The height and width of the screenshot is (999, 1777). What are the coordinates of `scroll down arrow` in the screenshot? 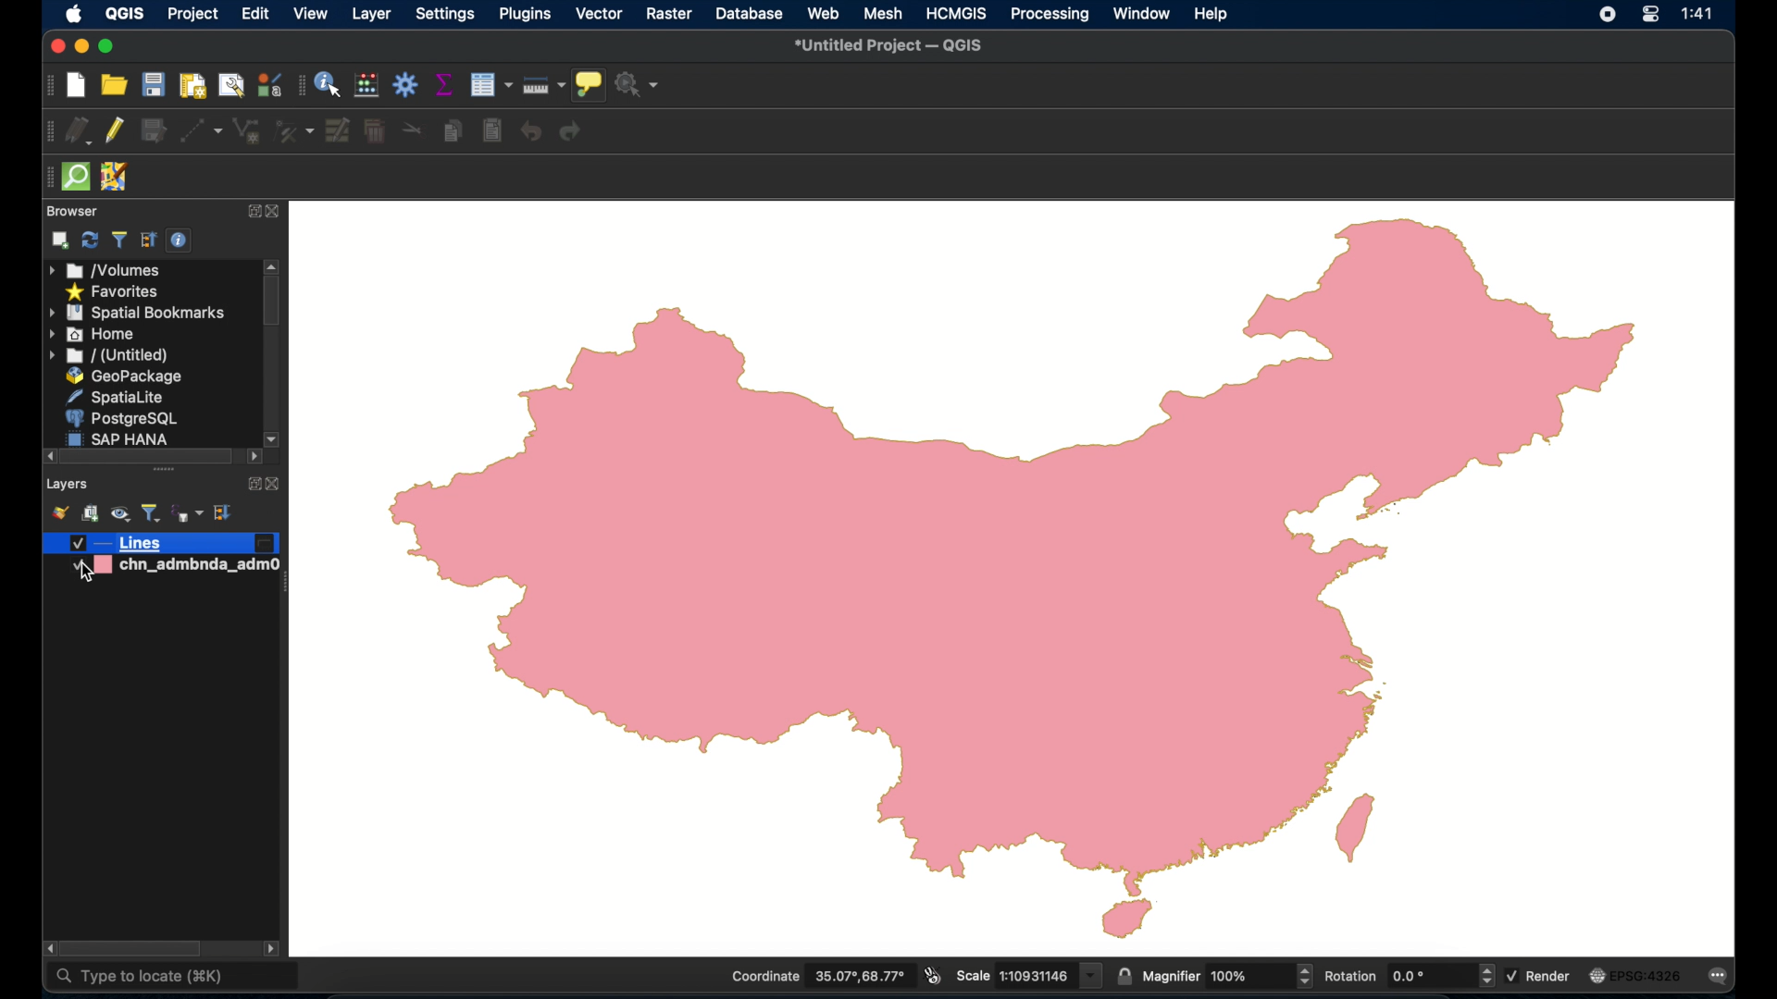 It's located at (274, 438).